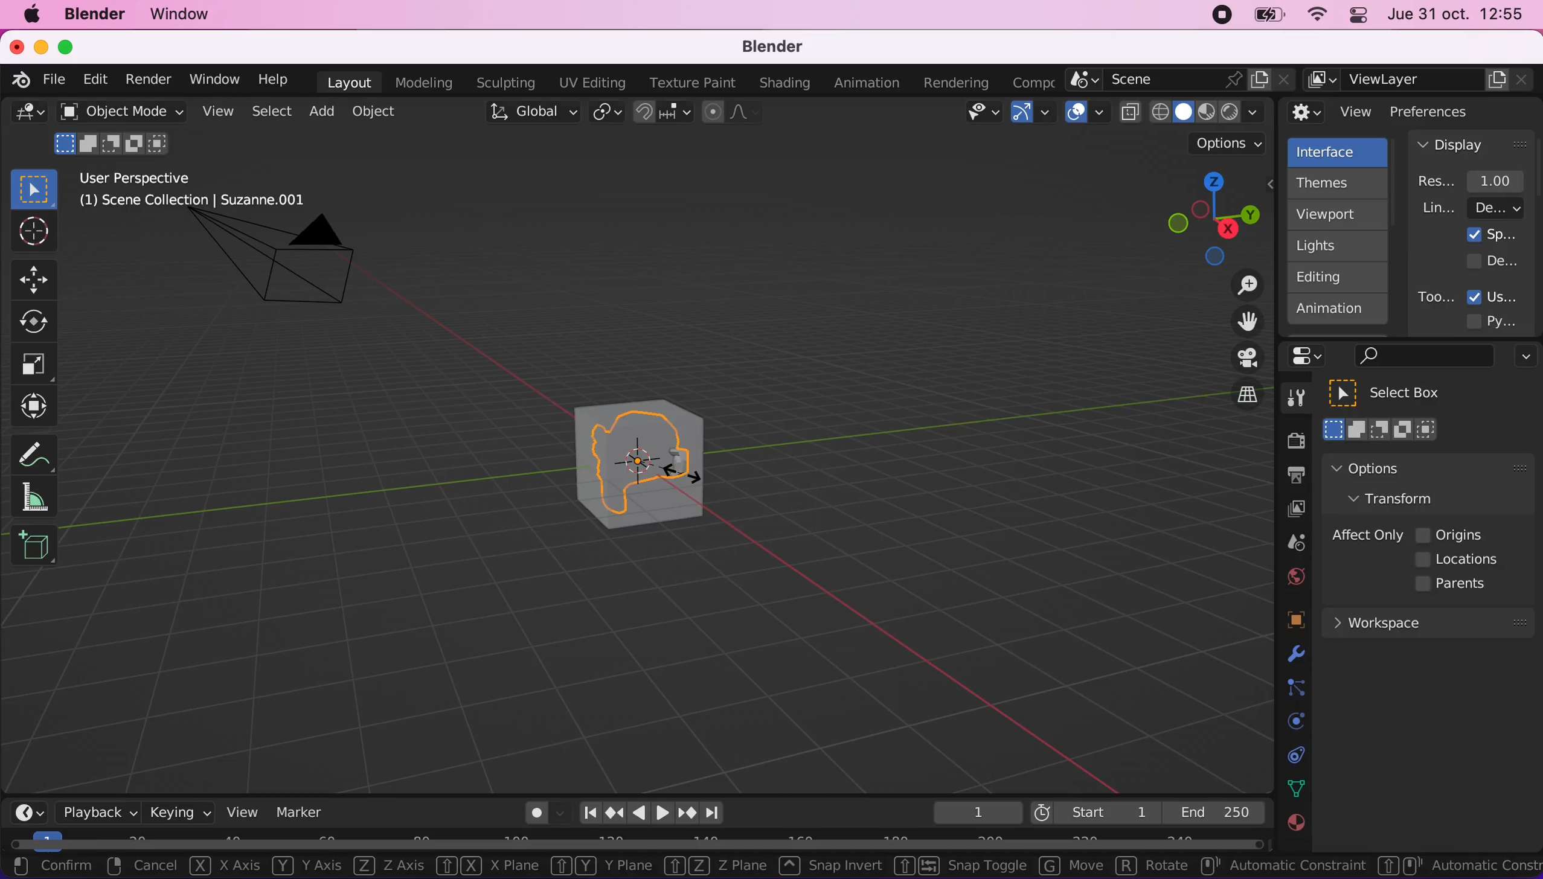  Describe the element at coordinates (349, 82) in the screenshot. I see `layout` at that location.